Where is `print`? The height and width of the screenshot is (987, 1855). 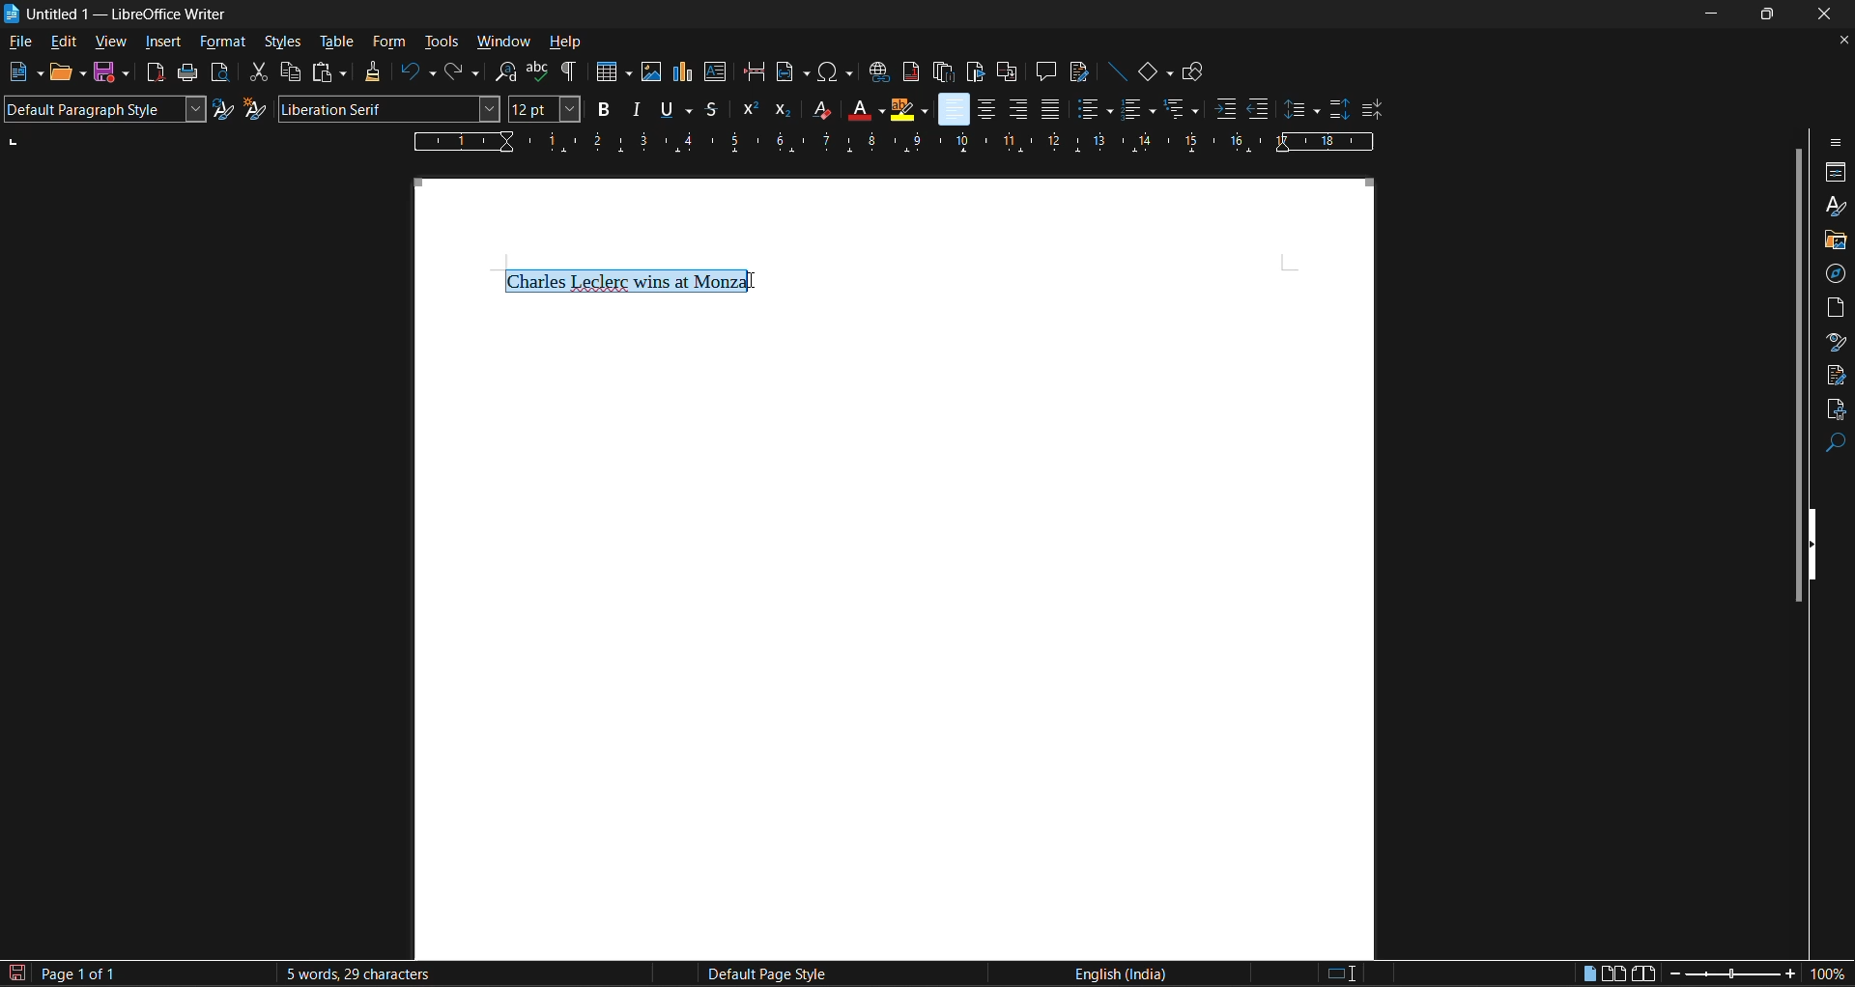
print is located at coordinates (185, 71).